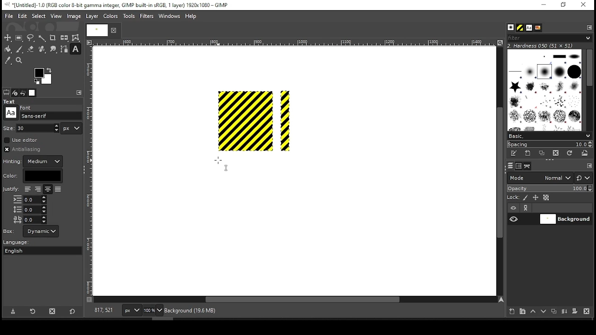  Describe the element at coordinates (24, 93) in the screenshot. I see `undo history` at that location.